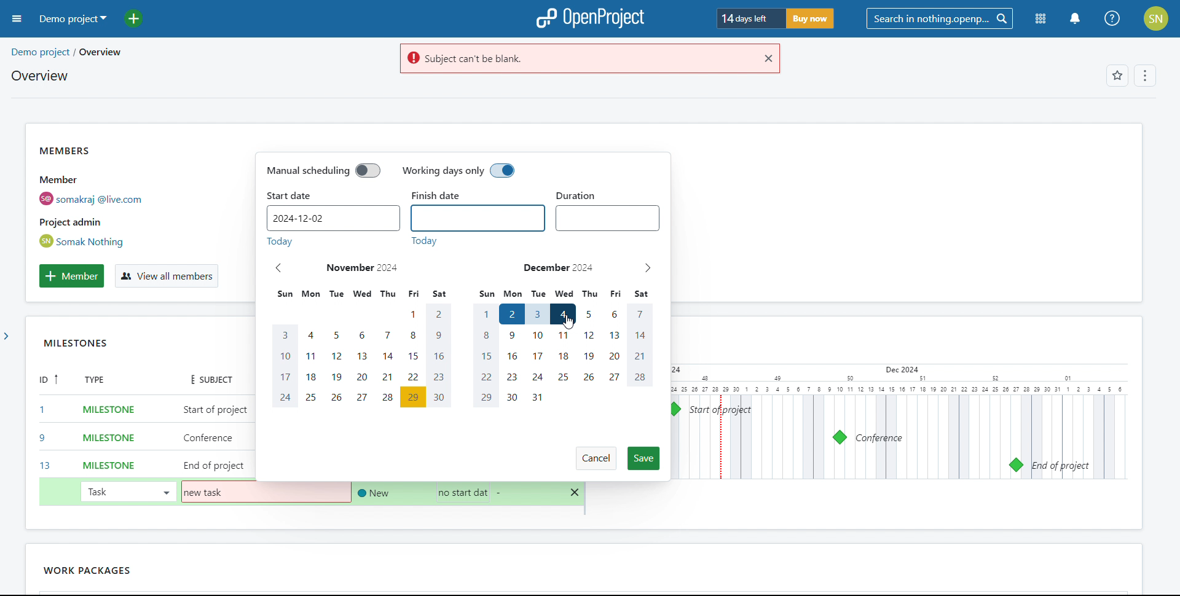 The height and width of the screenshot is (596, 1180). I want to click on set status, so click(371, 493).